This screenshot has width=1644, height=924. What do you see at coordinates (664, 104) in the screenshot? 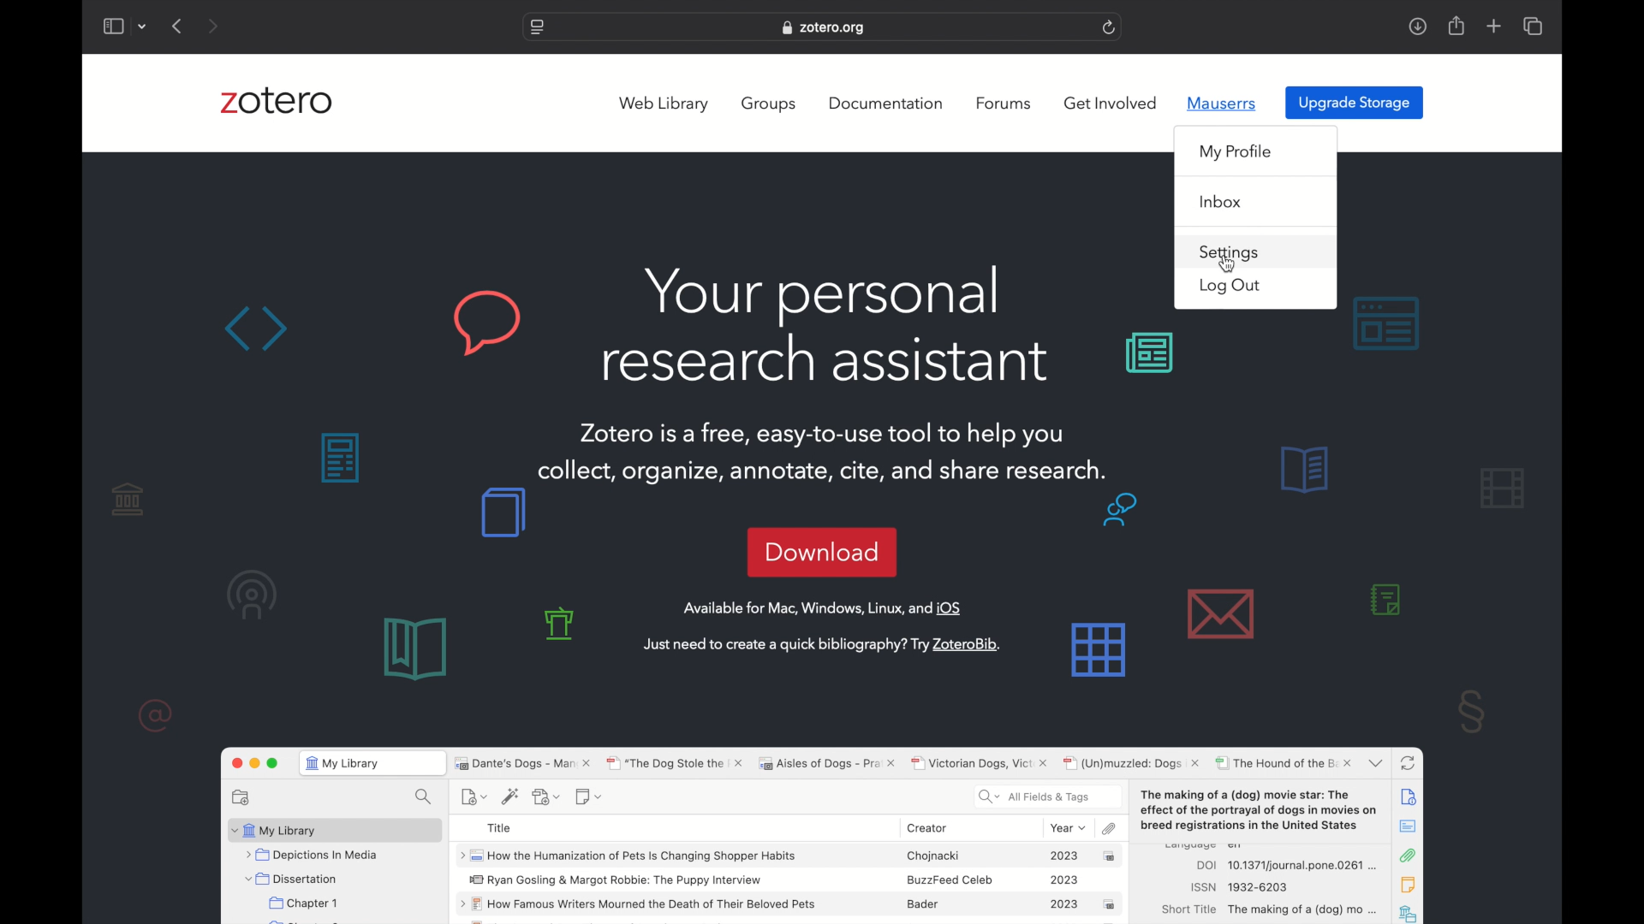
I see `web library` at bounding box center [664, 104].